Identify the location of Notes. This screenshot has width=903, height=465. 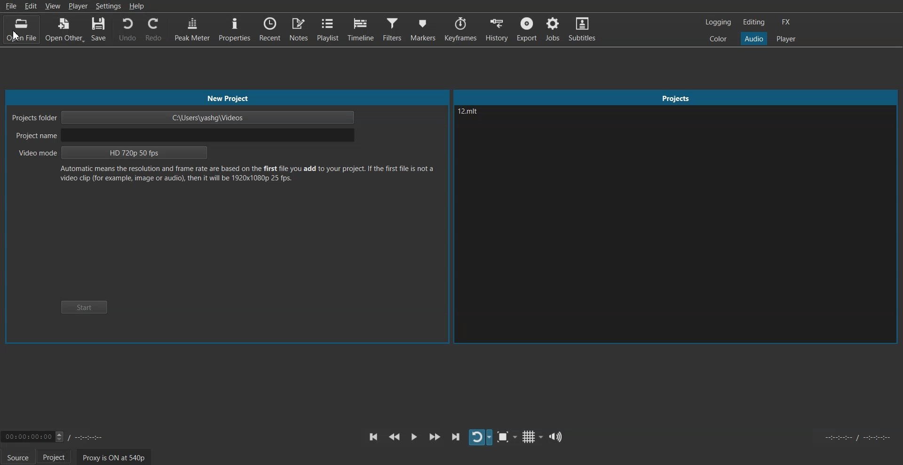
(300, 29).